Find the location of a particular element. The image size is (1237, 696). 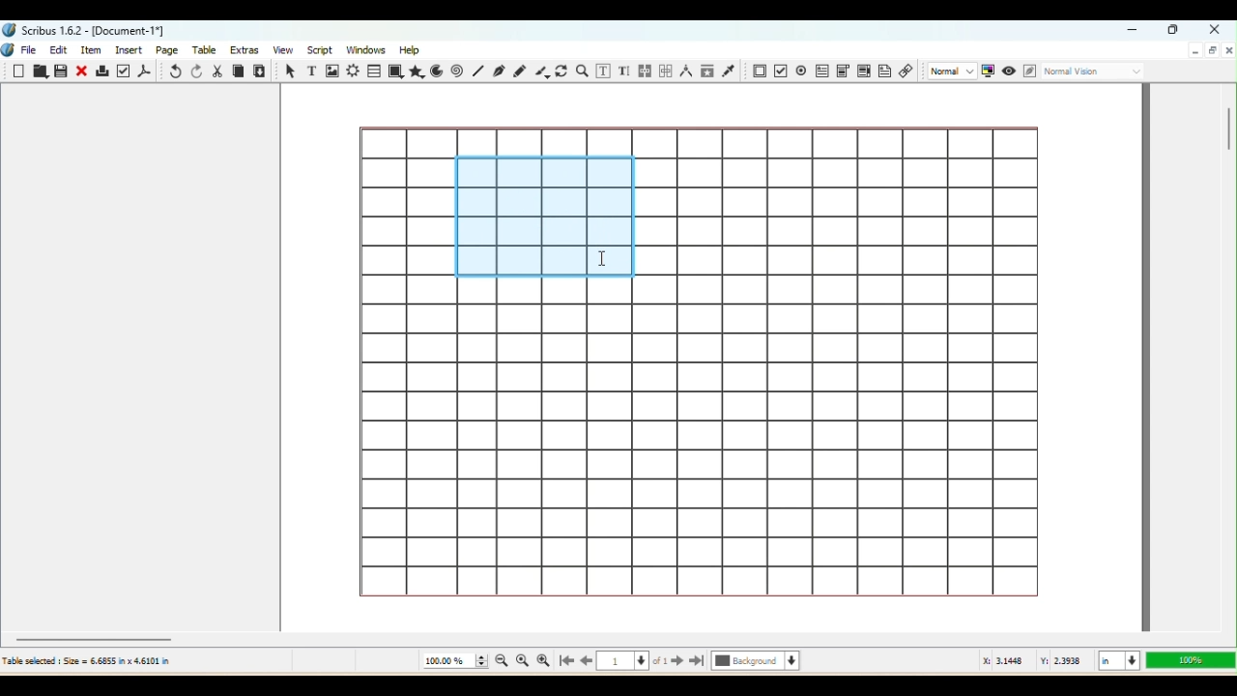

Minimize is located at coordinates (1194, 51).